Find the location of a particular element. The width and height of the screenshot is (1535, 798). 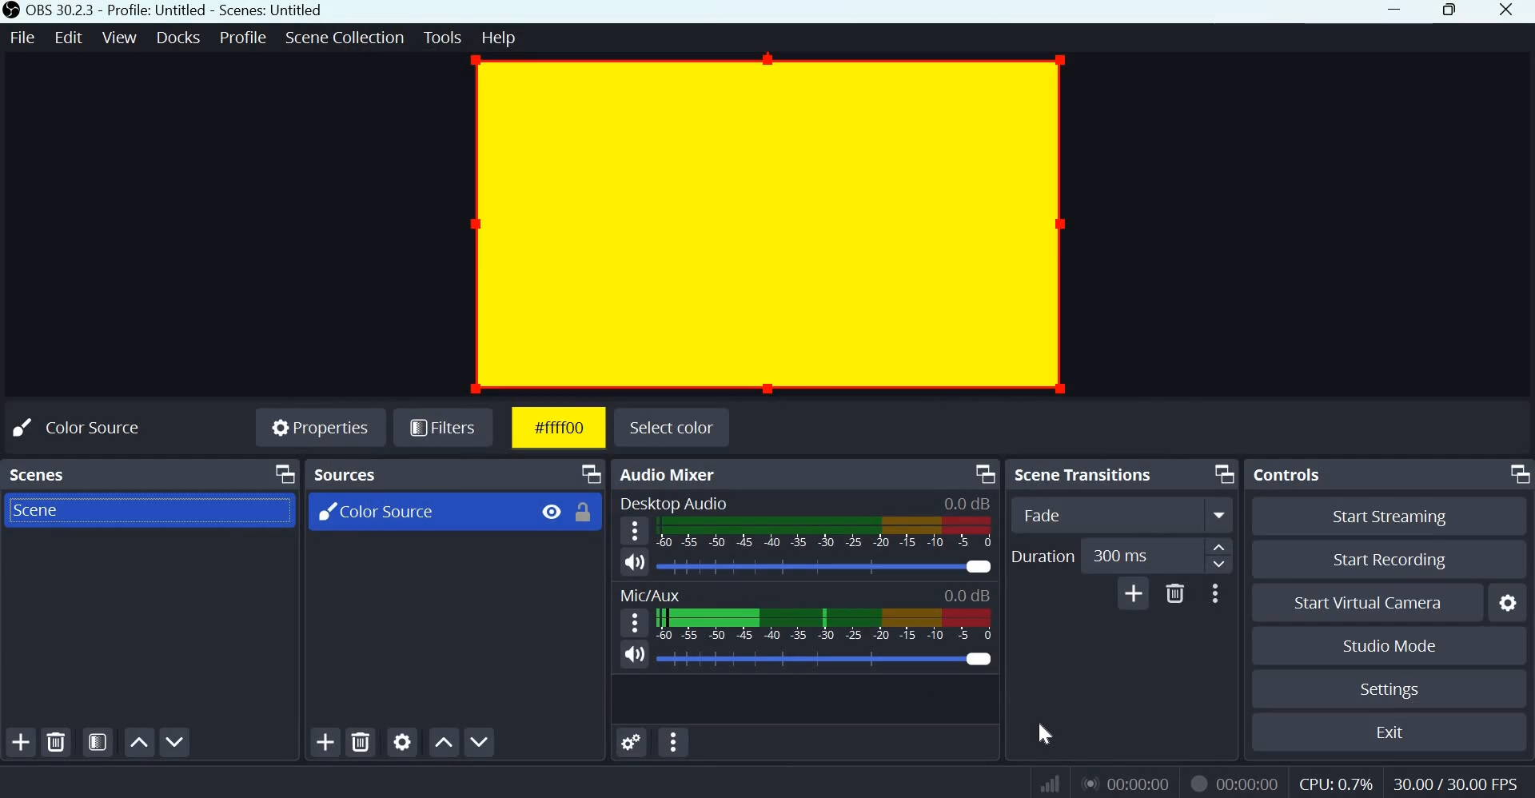

Scene is located at coordinates (35, 510).